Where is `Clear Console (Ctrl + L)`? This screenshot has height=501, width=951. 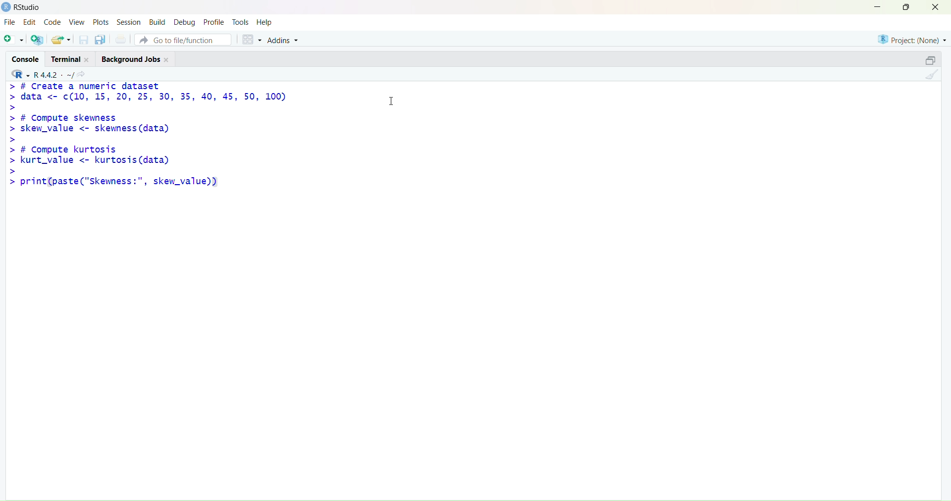 Clear Console (Ctrl + L) is located at coordinates (930, 78).